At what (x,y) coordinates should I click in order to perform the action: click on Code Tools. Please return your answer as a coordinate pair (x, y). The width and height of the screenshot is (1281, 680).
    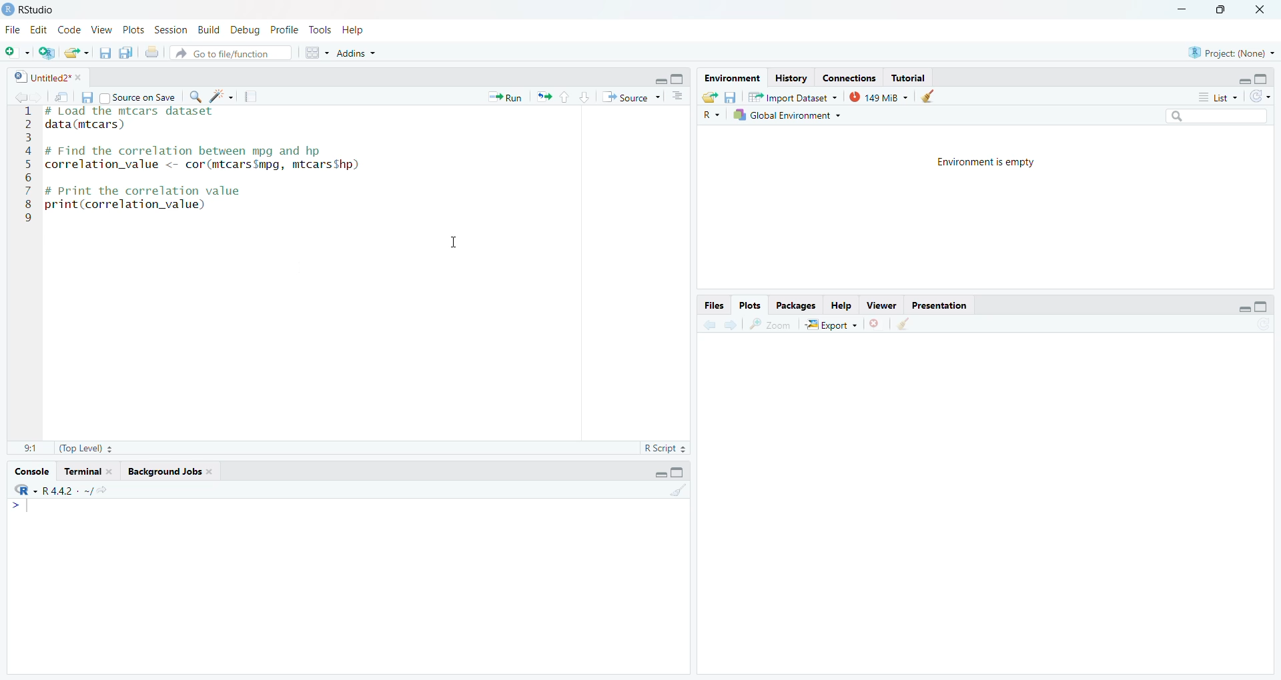
    Looking at the image, I should click on (224, 96).